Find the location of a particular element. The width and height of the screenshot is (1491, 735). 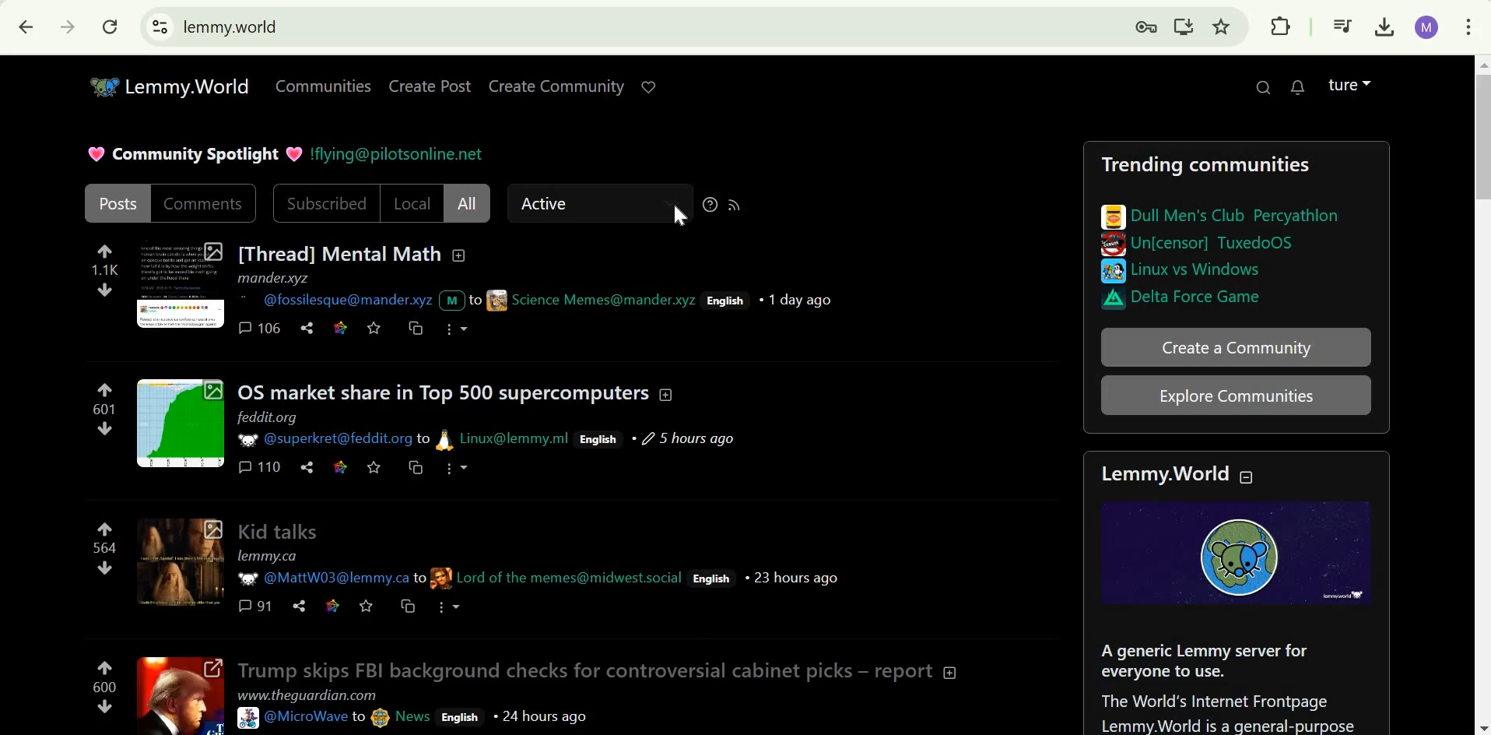

Lord of the memes@midwest.social is located at coordinates (570, 575).